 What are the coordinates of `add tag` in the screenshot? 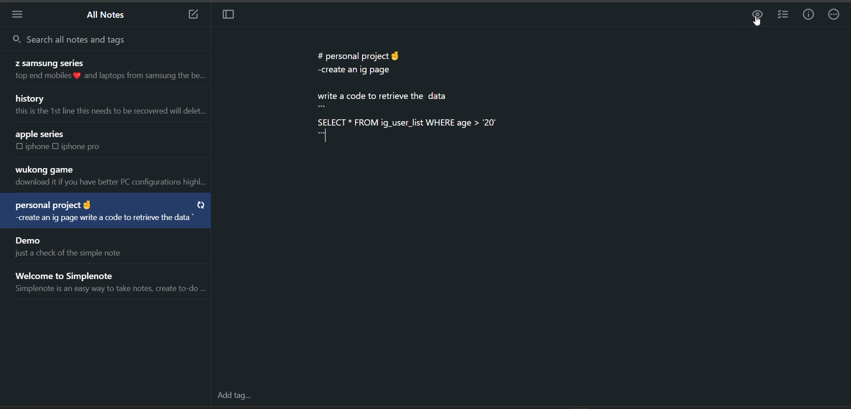 It's located at (233, 397).